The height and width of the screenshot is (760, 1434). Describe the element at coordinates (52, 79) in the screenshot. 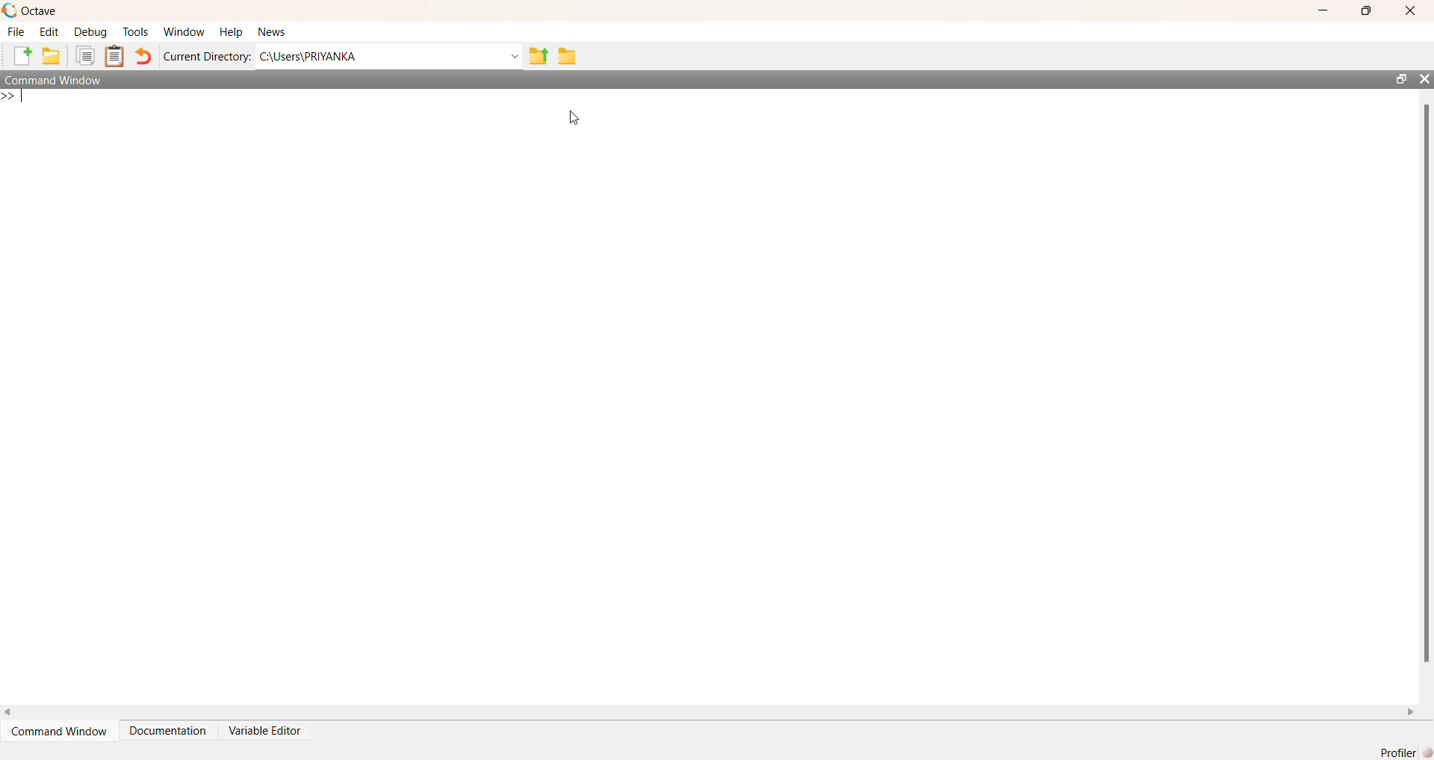

I see `Command Window` at that location.